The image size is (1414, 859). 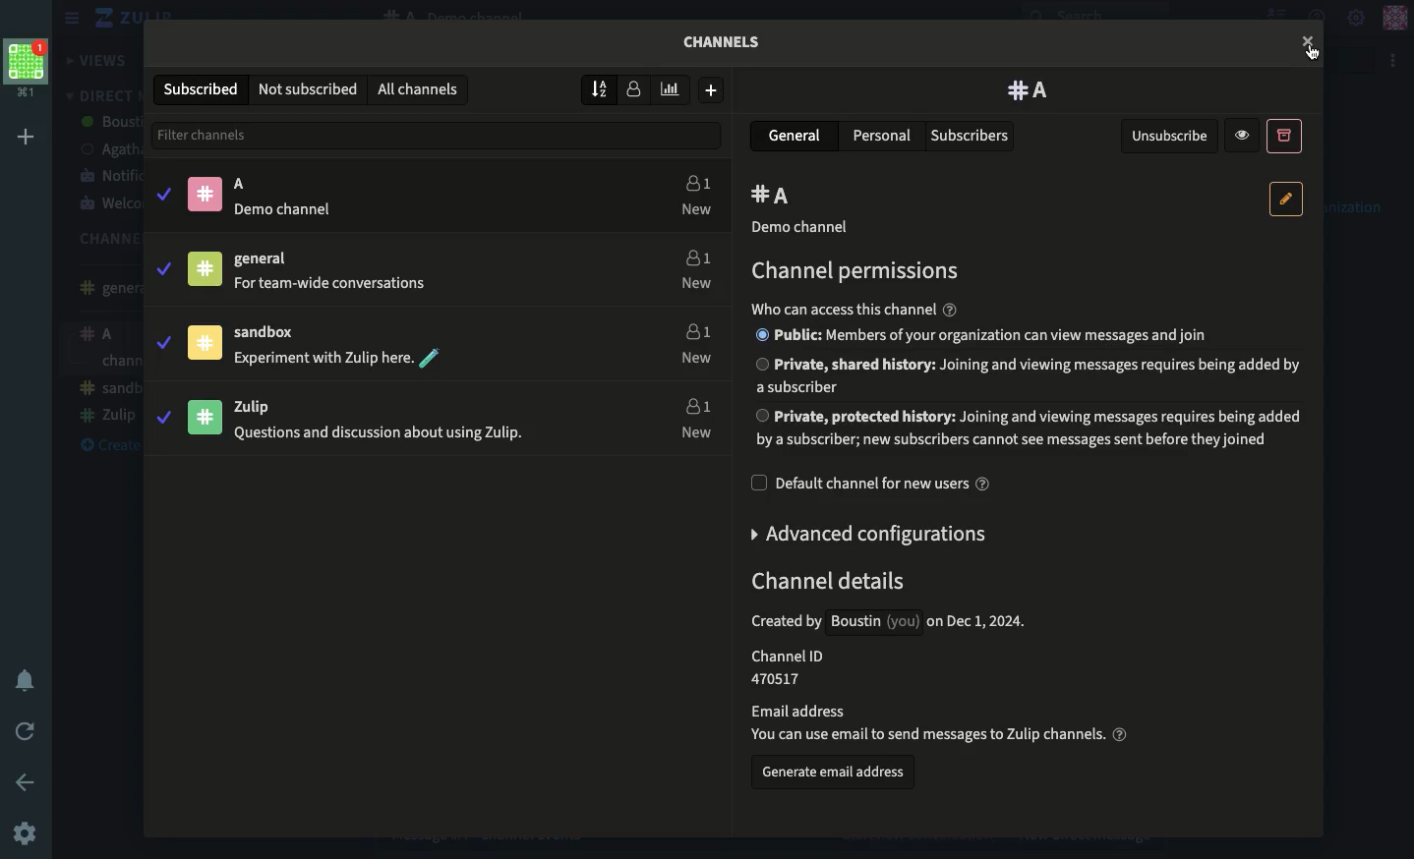 What do you see at coordinates (26, 733) in the screenshot?
I see `Refresh` at bounding box center [26, 733].